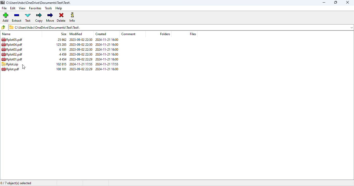 Image resolution: width=354 pixels, height=186 pixels. What do you see at coordinates (13, 8) in the screenshot?
I see `edit` at bounding box center [13, 8].